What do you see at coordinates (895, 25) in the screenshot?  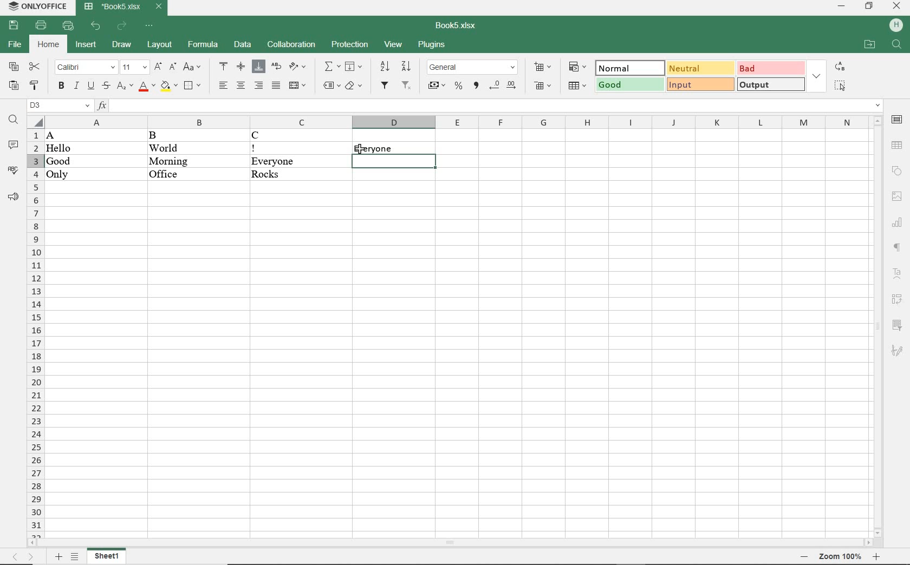 I see `HP` at bounding box center [895, 25].